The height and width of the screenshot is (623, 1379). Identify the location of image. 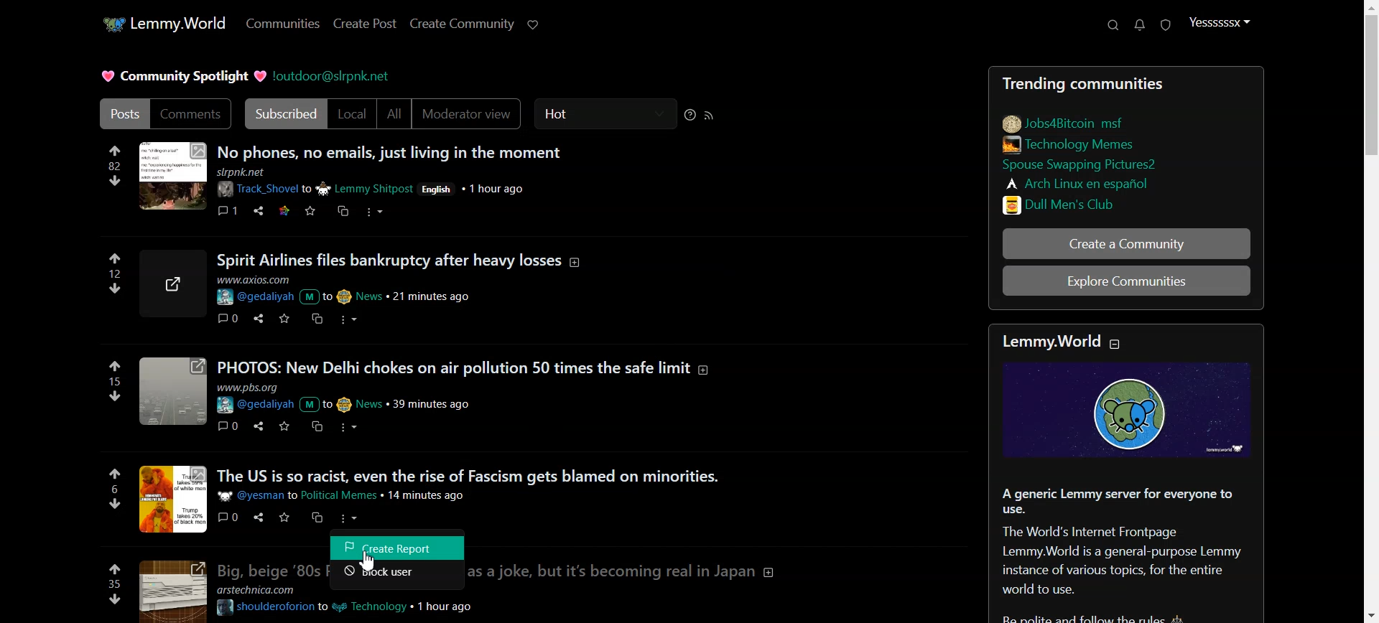
(1133, 411).